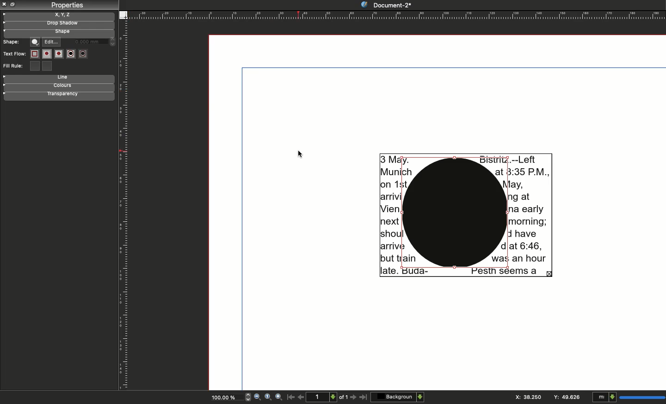  What do you see at coordinates (59, 55) in the screenshot?
I see `Text flow wrap` at bounding box center [59, 55].